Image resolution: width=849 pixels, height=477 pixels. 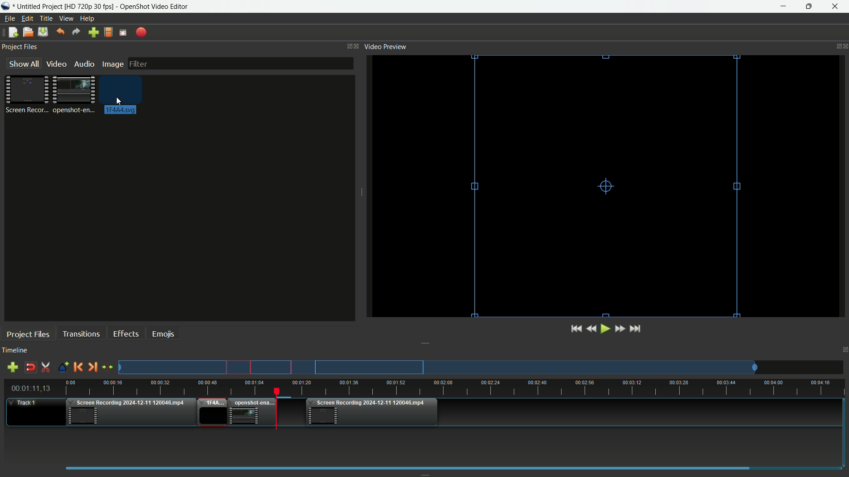 What do you see at coordinates (59, 32) in the screenshot?
I see `Undo` at bounding box center [59, 32].